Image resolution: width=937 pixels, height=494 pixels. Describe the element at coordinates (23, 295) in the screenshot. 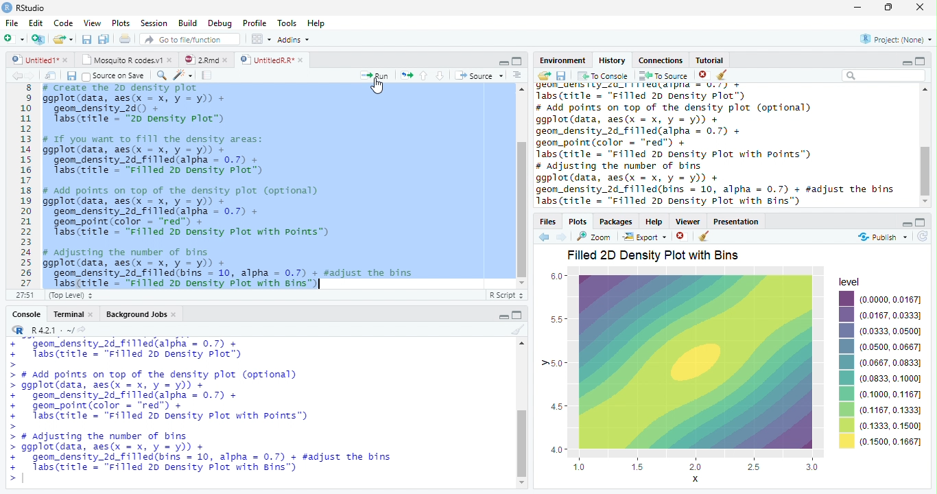

I see `27:51` at that location.